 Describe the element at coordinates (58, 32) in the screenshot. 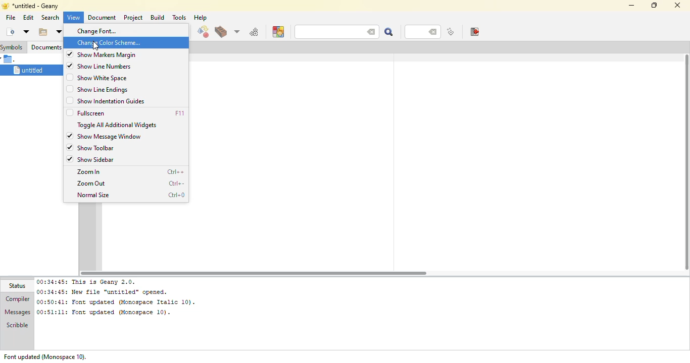

I see `open recent file` at that location.